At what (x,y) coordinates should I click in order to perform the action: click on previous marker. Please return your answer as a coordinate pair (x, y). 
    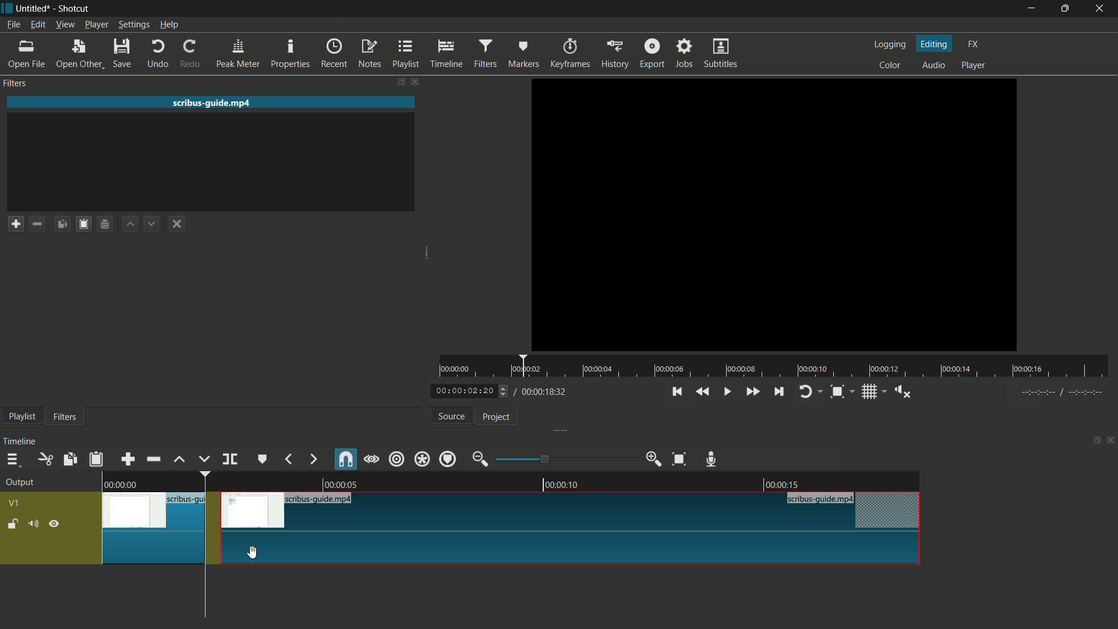
    Looking at the image, I should click on (289, 458).